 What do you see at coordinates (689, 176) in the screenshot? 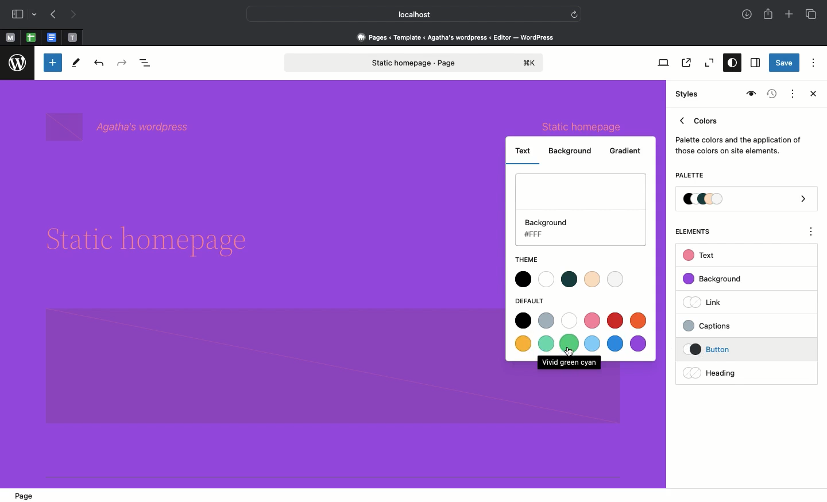
I see `Palette` at bounding box center [689, 176].